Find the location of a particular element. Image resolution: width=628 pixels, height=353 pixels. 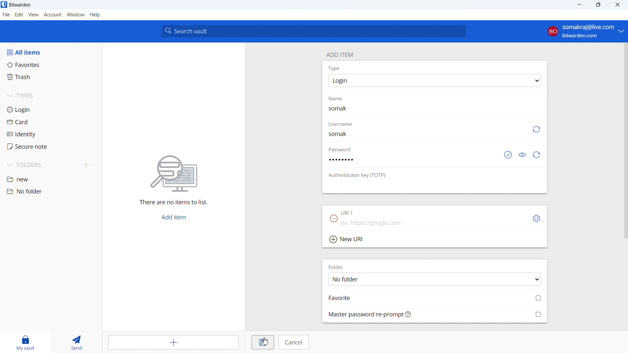

add item is located at coordinates (339, 54).